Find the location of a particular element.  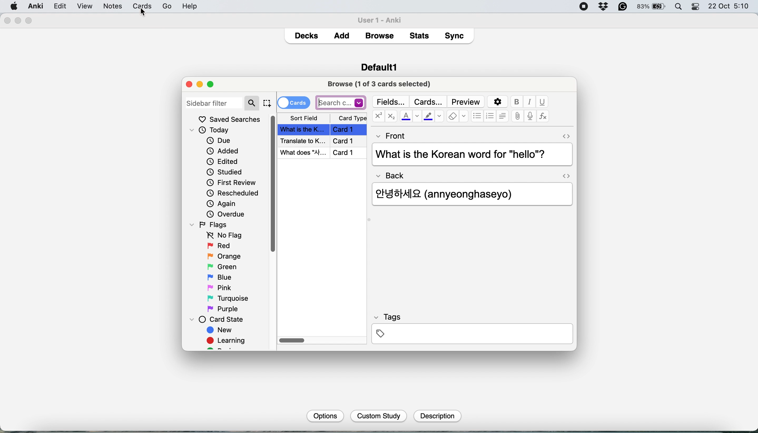

settings is located at coordinates (497, 102).